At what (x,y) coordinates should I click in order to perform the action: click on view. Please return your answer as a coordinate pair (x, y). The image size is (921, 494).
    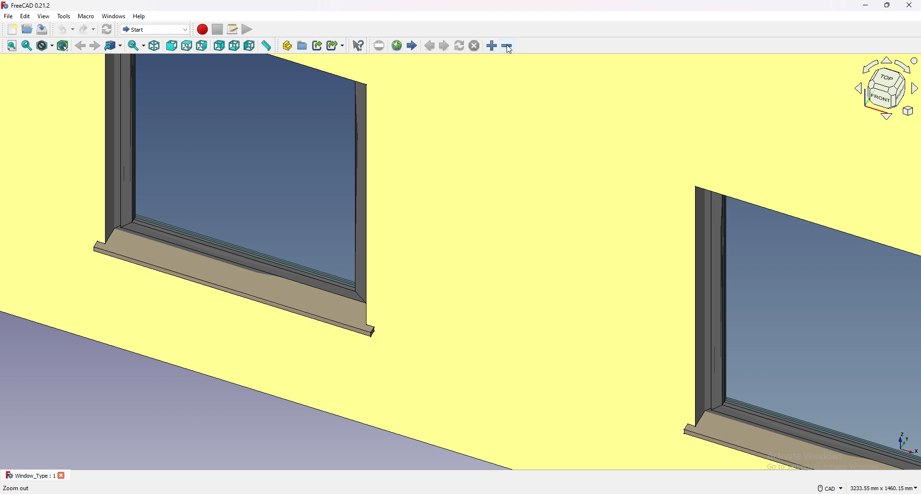
    Looking at the image, I should click on (43, 16).